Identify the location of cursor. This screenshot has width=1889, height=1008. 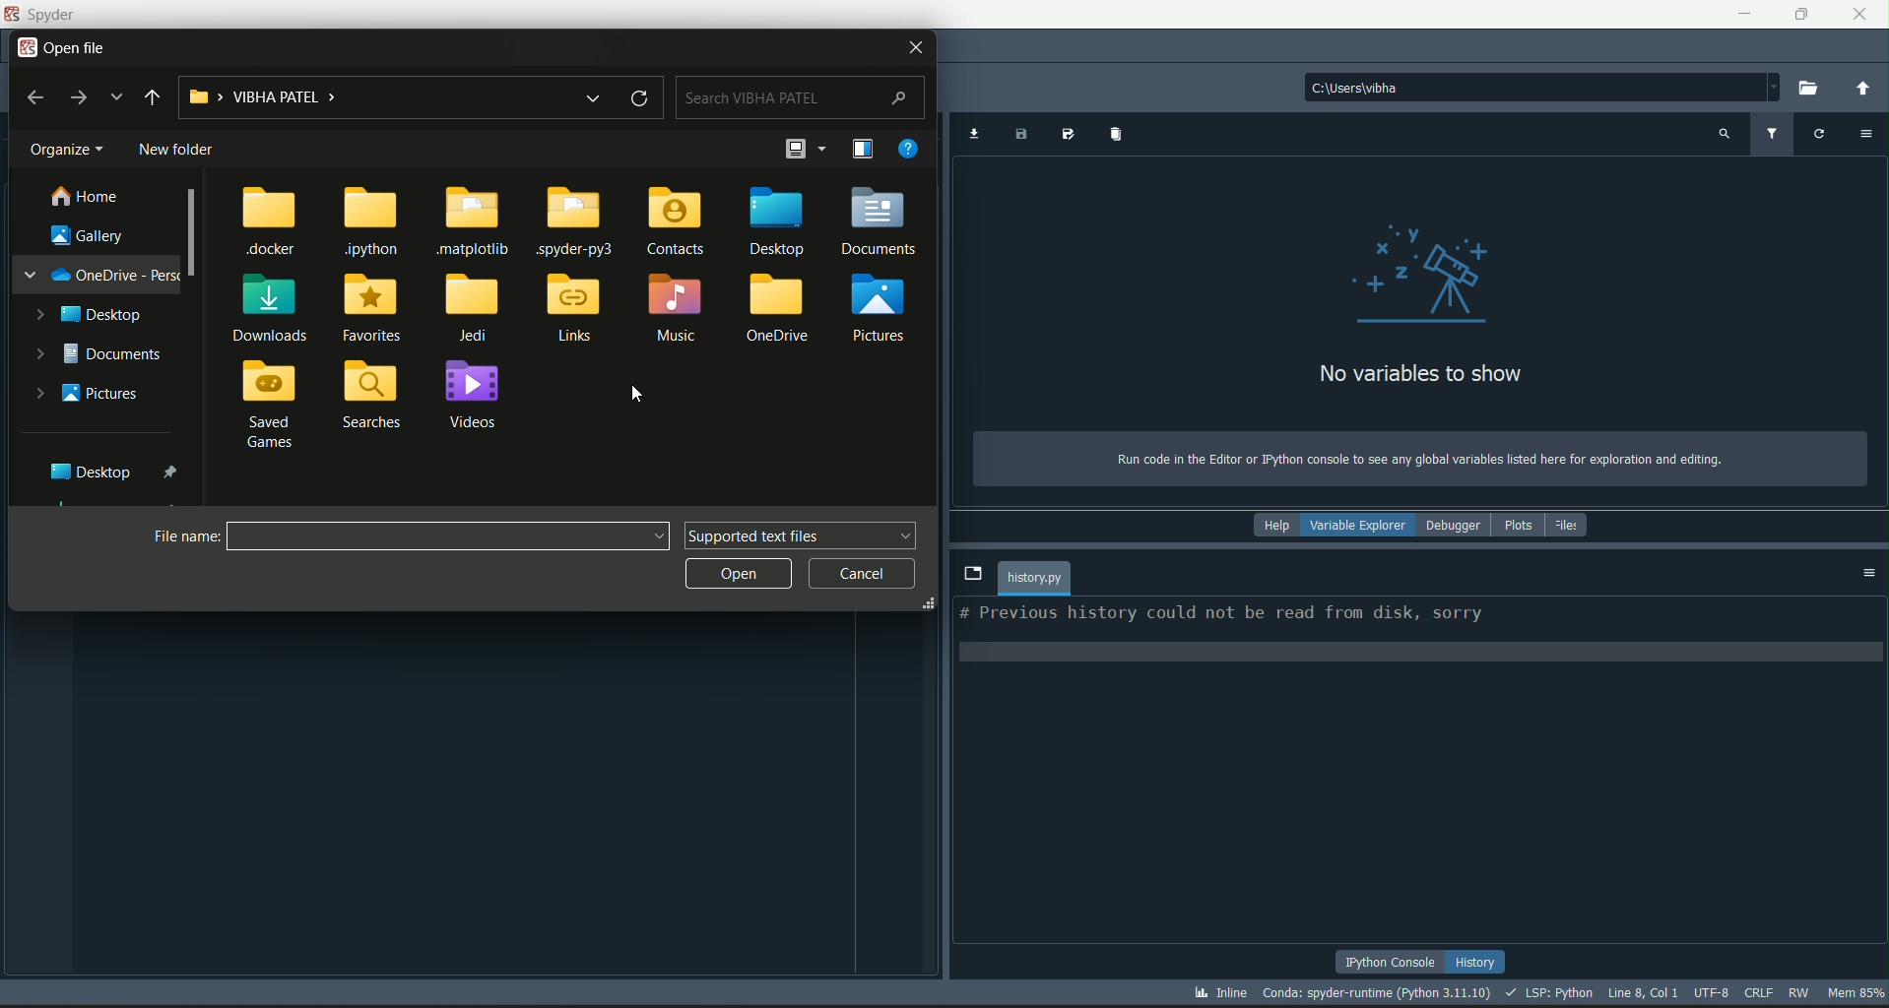
(639, 391).